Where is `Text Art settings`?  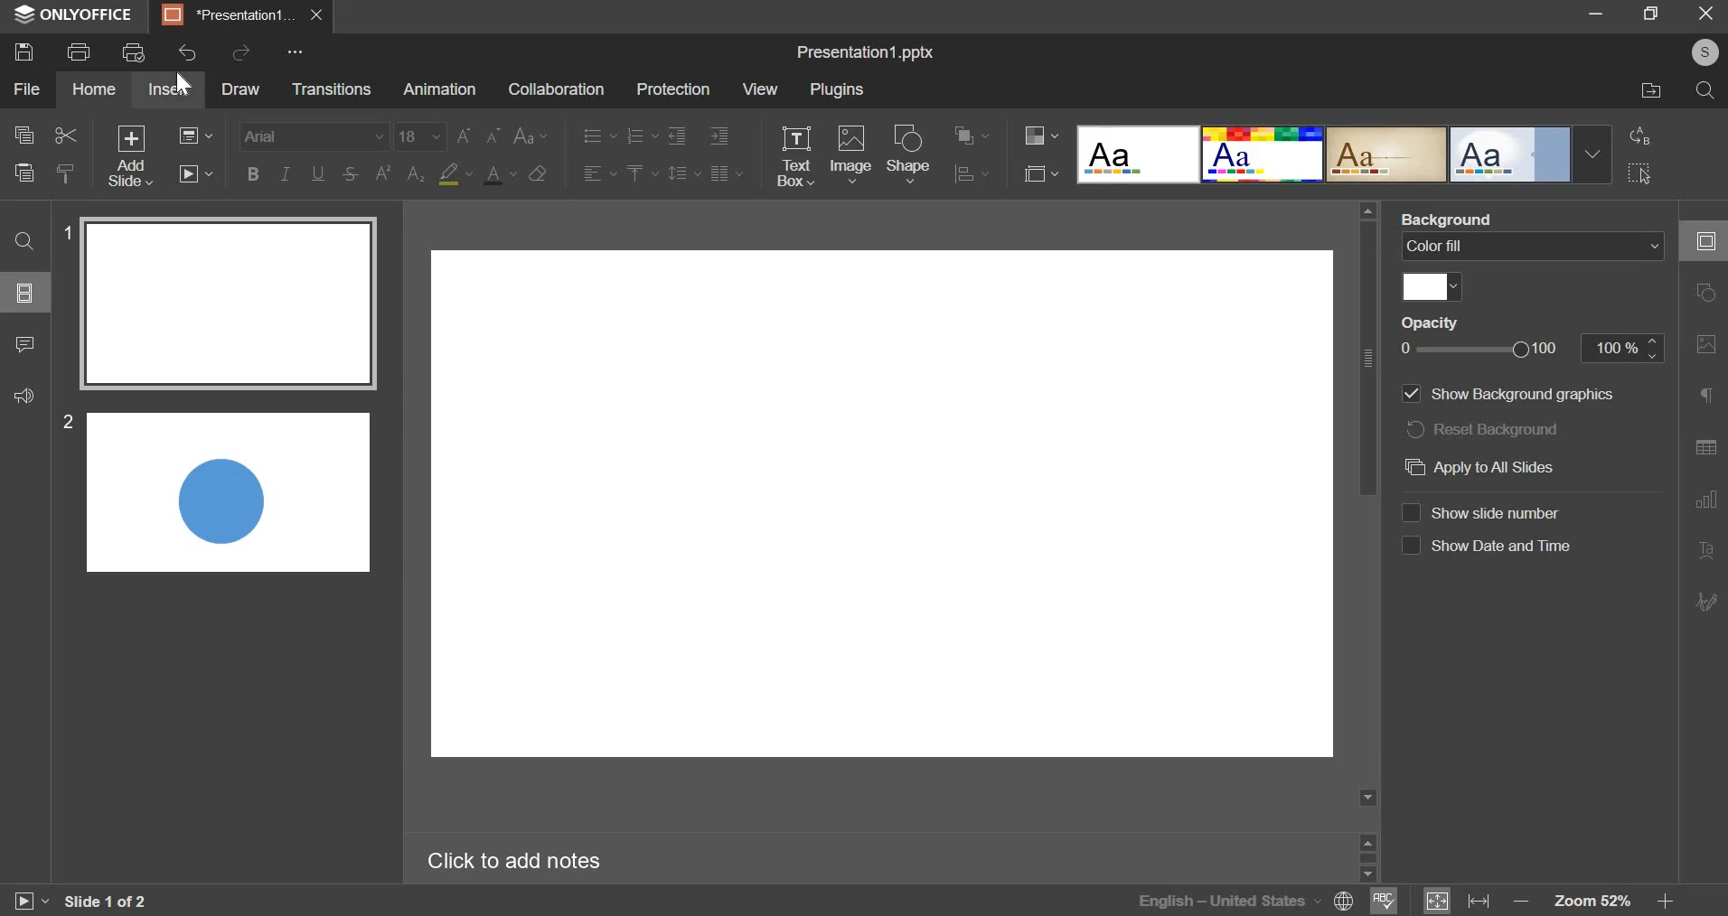 Text Art settings is located at coordinates (1708, 549).